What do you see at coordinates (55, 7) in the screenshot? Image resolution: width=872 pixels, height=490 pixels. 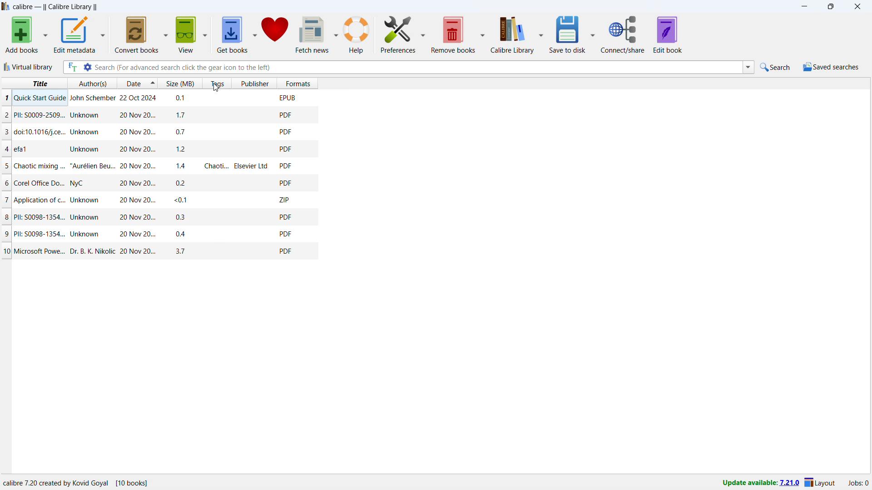 I see `title` at bounding box center [55, 7].